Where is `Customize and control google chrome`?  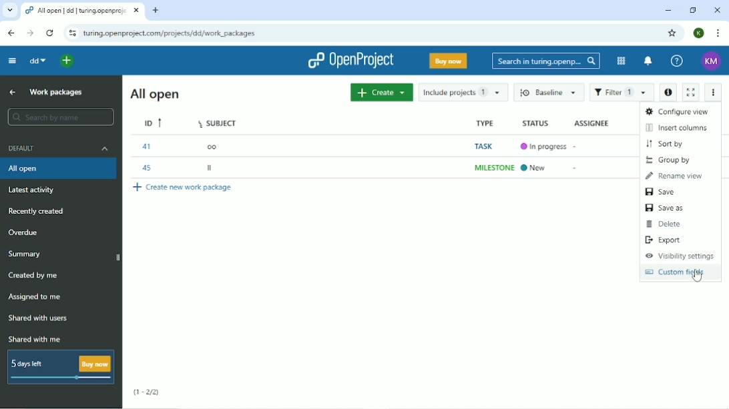 Customize and control google chrome is located at coordinates (717, 33).